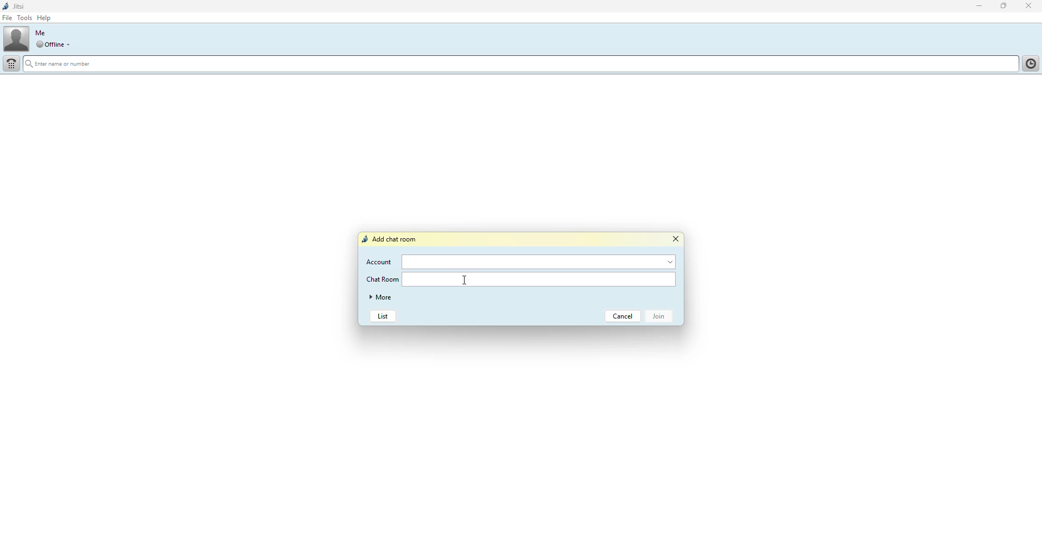  Describe the element at coordinates (70, 44) in the screenshot. I see `drop down` at that location.